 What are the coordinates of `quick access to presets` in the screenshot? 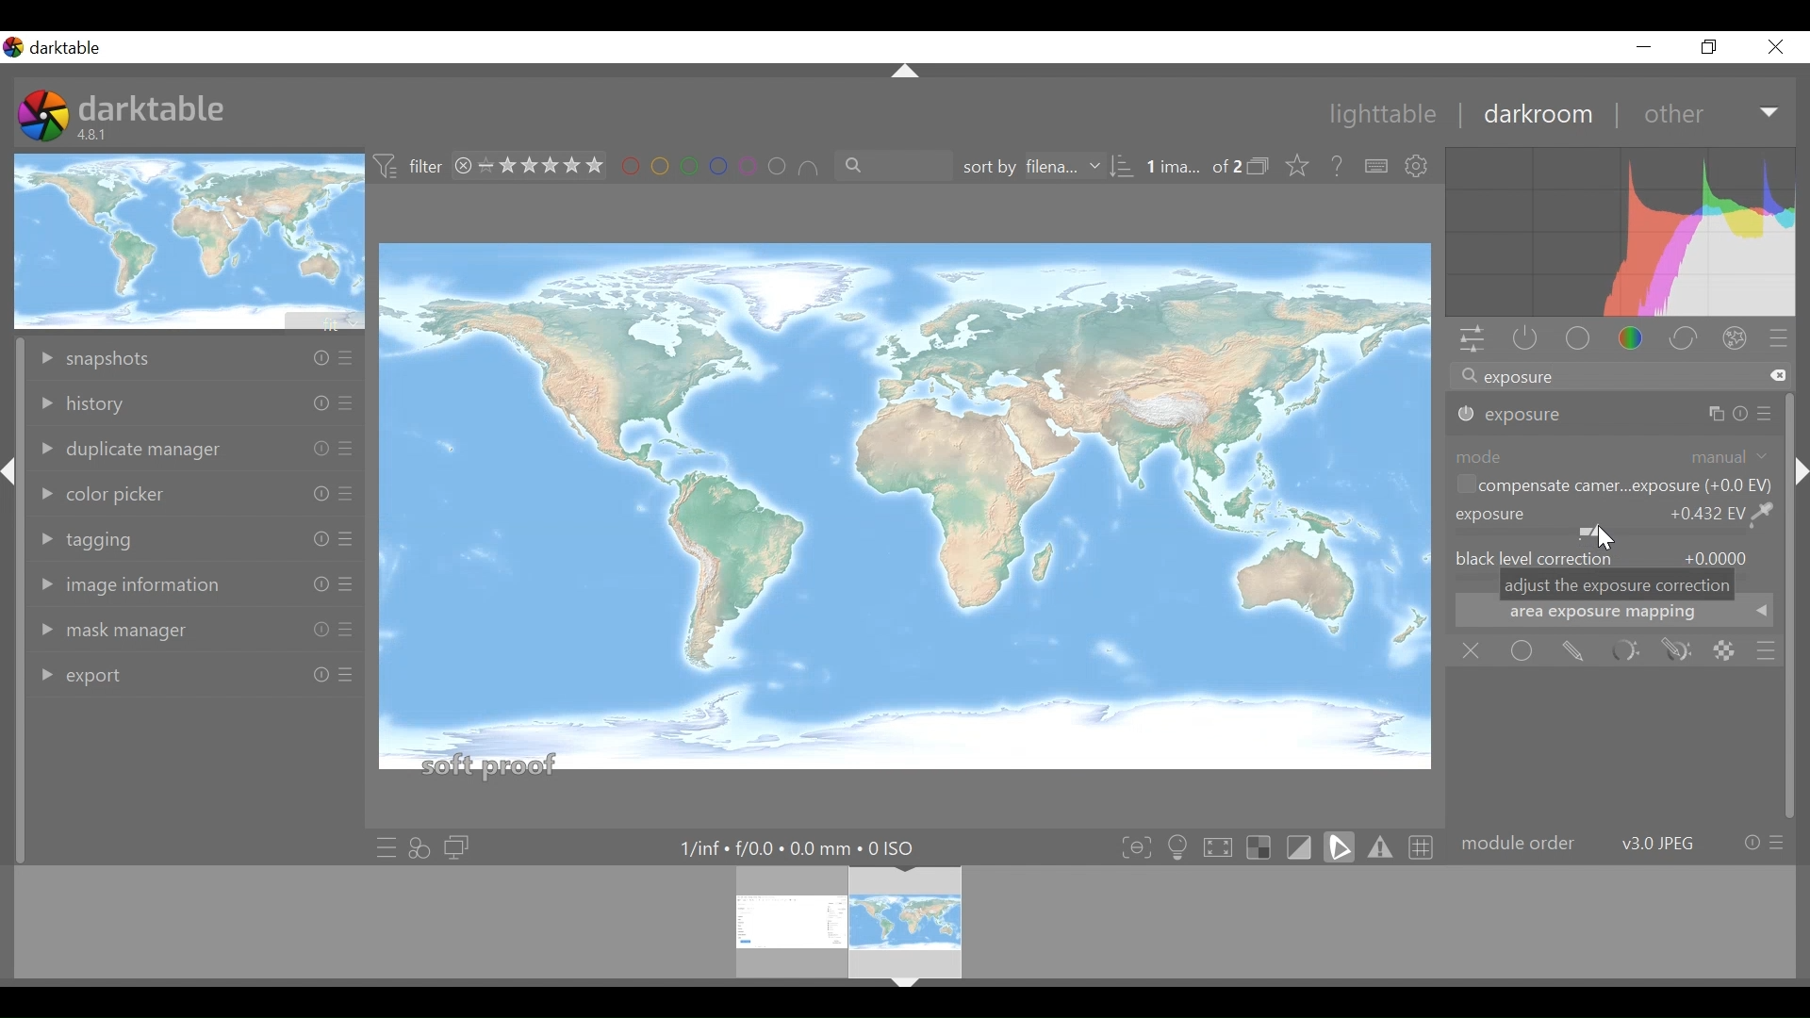 It's located at (386, 847).